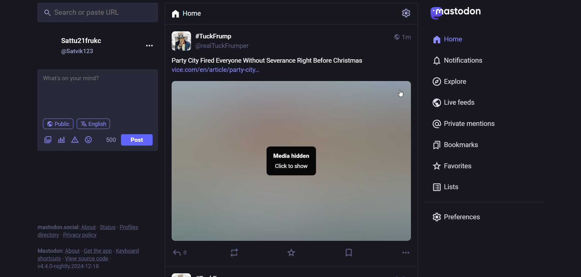 The height and width of the screenshot is (277, 581). Describe the element at coordinates (97, 12) in the screenshot. I see `Search Bar` at that location.